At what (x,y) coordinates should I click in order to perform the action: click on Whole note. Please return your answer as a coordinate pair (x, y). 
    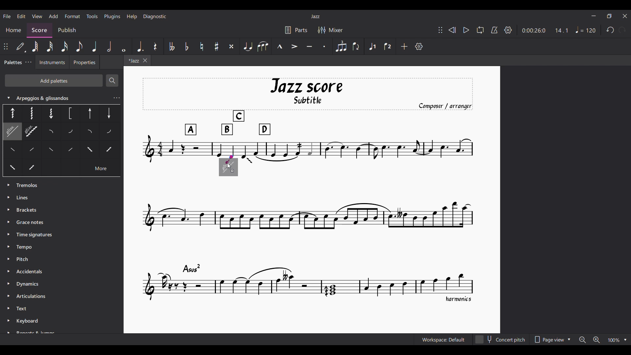
    Looking at the image, I should click on (124, 46).